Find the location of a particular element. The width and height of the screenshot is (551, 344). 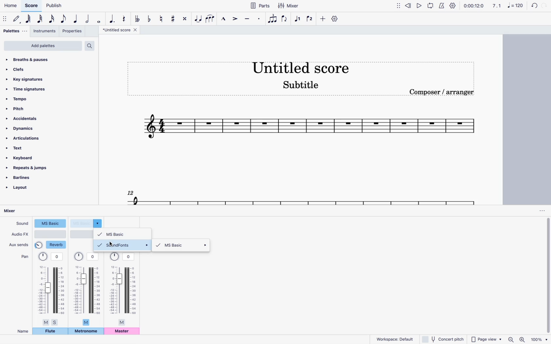

sound type is located at coordinates (50, 224).